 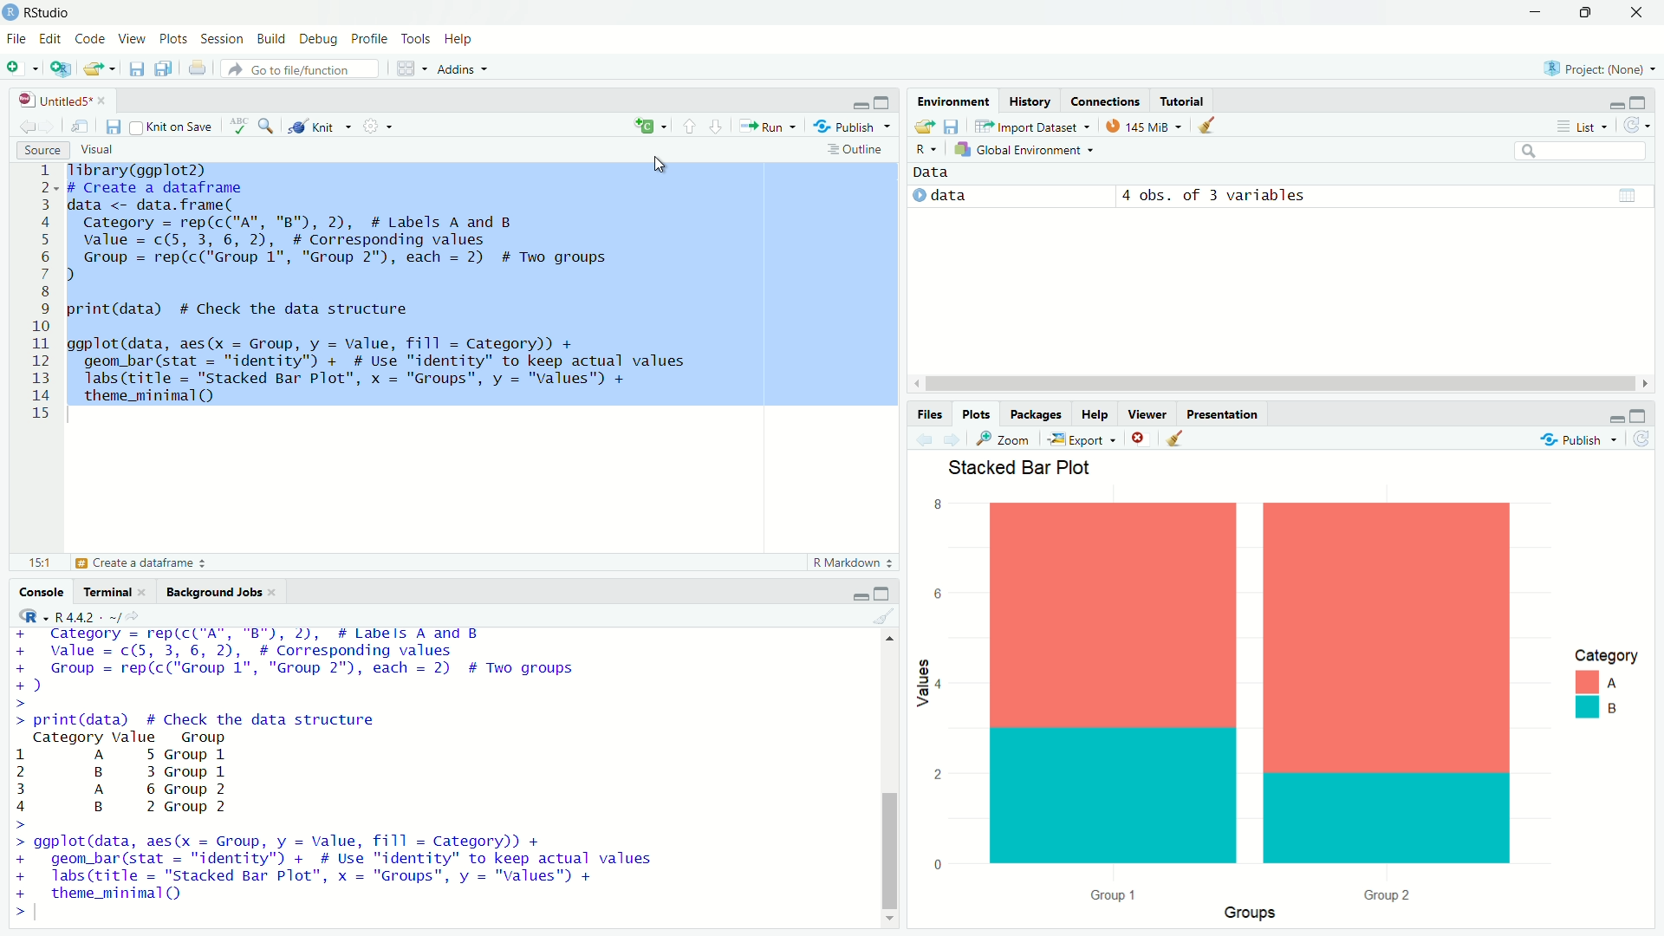 What do you see at coordinates (1601, 66) in the screenshot?
I see `Project (Note)` at bounding box center [1601, 66].